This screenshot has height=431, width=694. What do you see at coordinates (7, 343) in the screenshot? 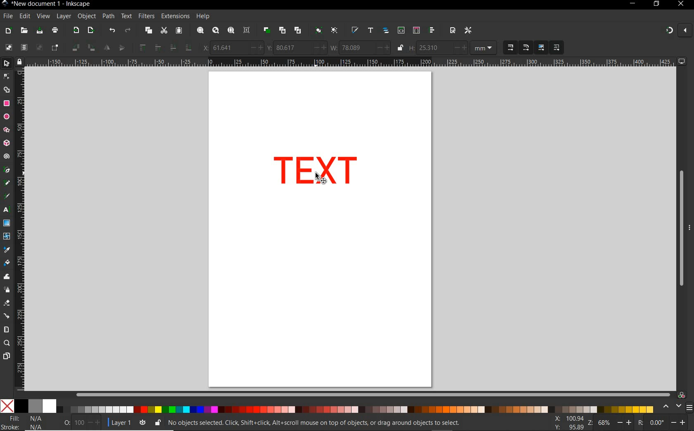
I see `zoom tool` at bounding box center [7, 343].